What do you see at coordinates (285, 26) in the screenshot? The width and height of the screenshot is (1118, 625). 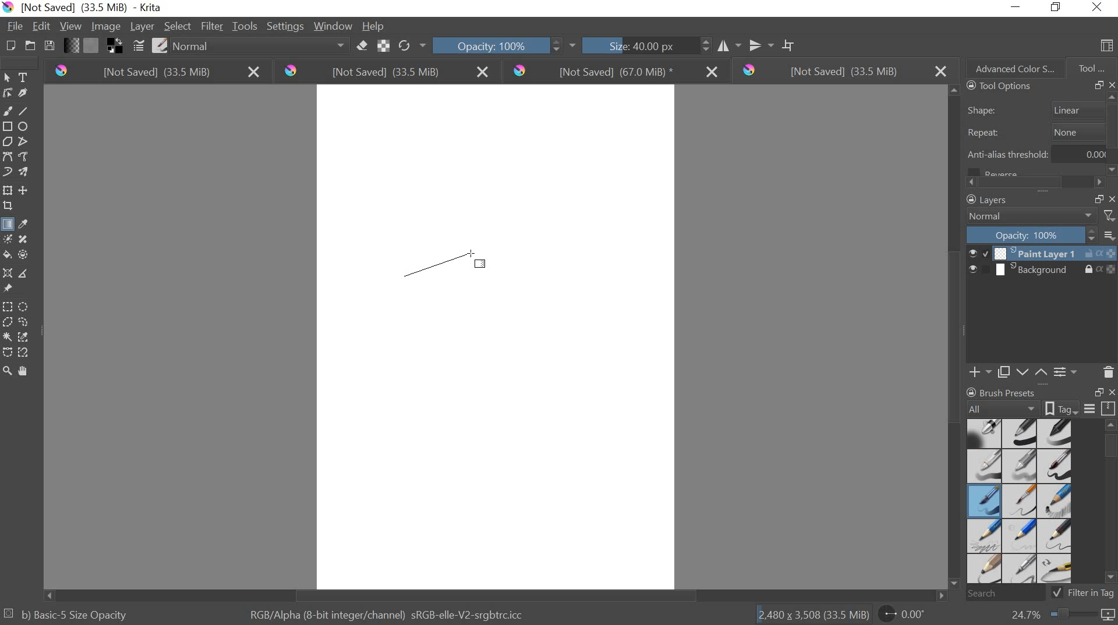 I see `SETTINGS` at bounding box center [285, 26].